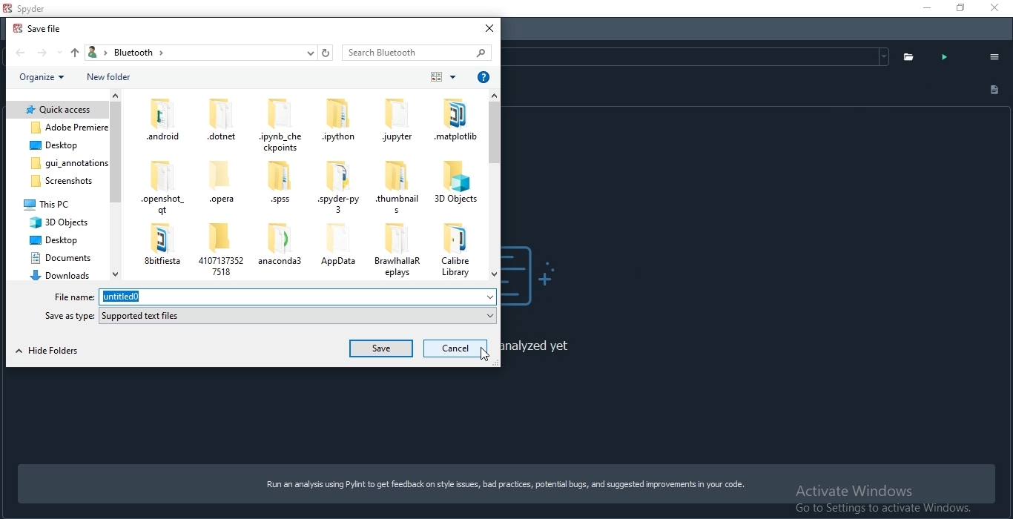 This screenshot has height=519, width=1013. I want to click on Run an analysis using Pylint to get feedback on style issues, bad practices, potential bugs, and suggested improvements in your code., so click(502, 486).